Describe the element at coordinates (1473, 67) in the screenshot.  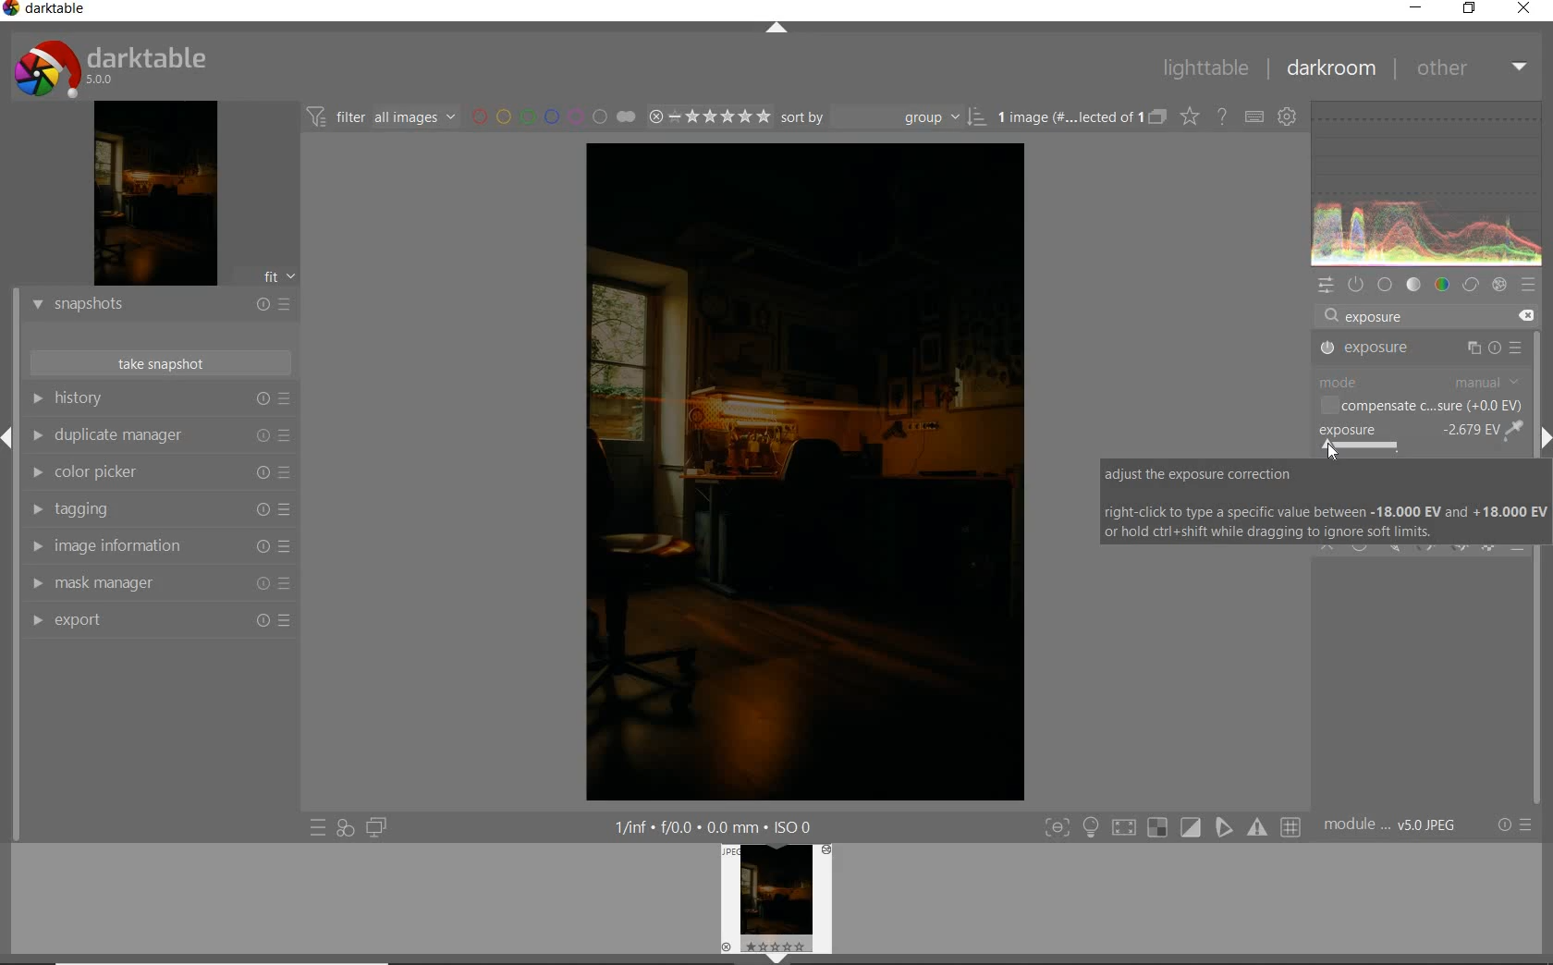
I see `other` at that location.